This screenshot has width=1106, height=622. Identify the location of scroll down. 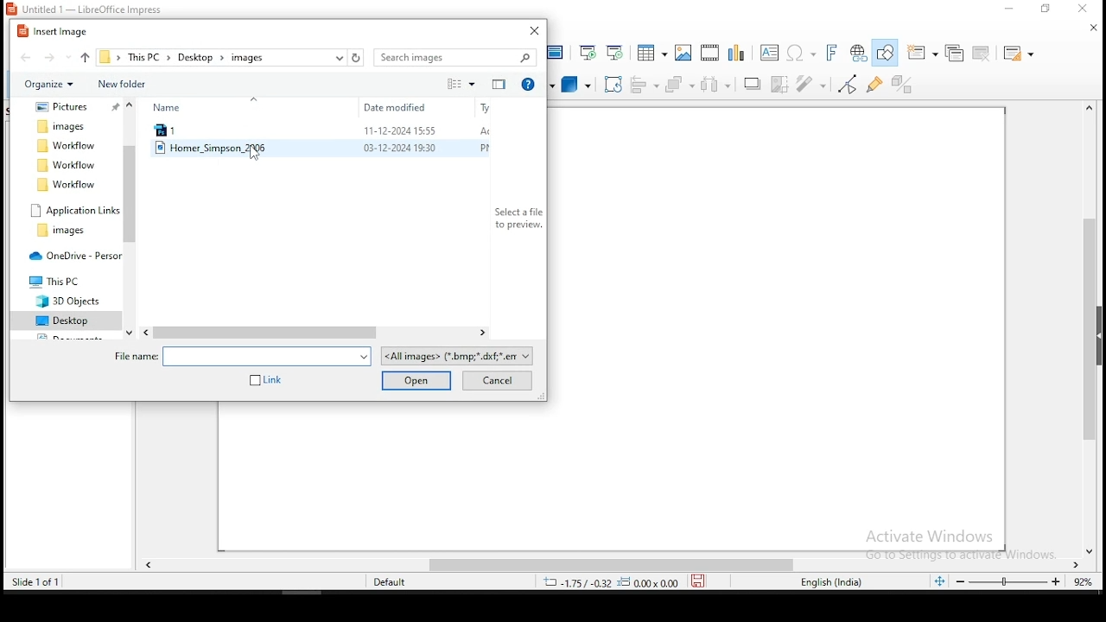
(130, 333).